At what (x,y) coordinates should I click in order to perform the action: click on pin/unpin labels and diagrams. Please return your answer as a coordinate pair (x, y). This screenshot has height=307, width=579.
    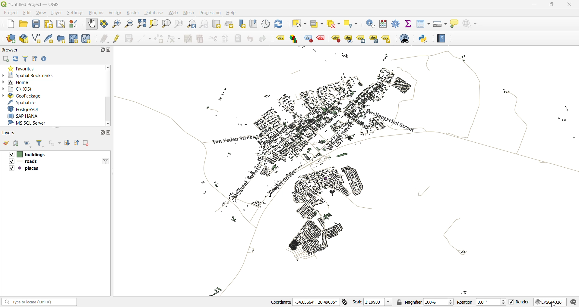
    Looking at the image, I should click on (336, 39).